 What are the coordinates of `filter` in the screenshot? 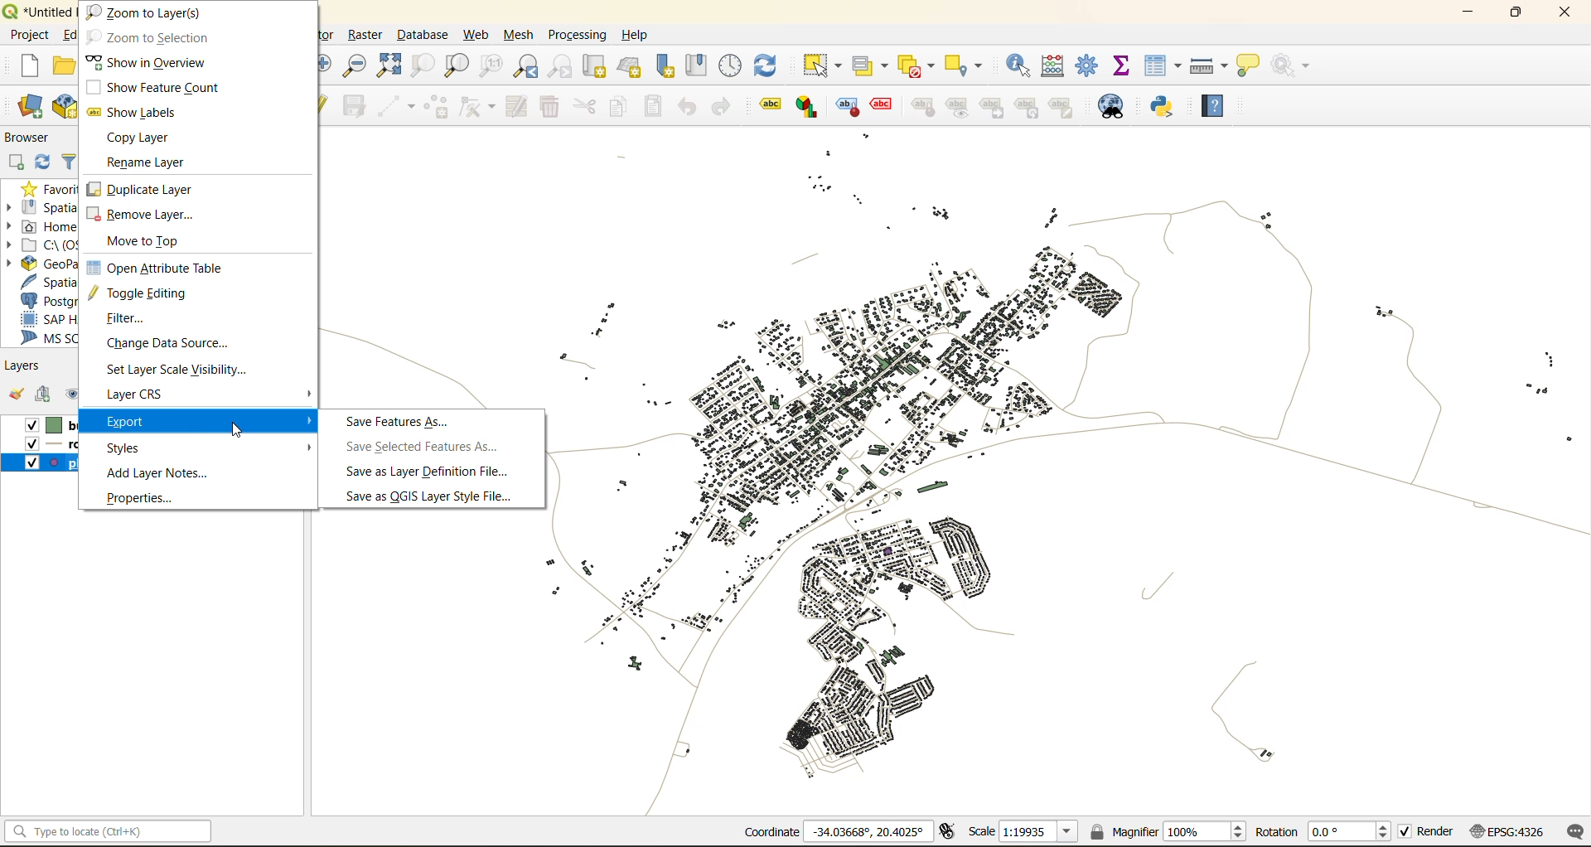 It's located at (139, 319).